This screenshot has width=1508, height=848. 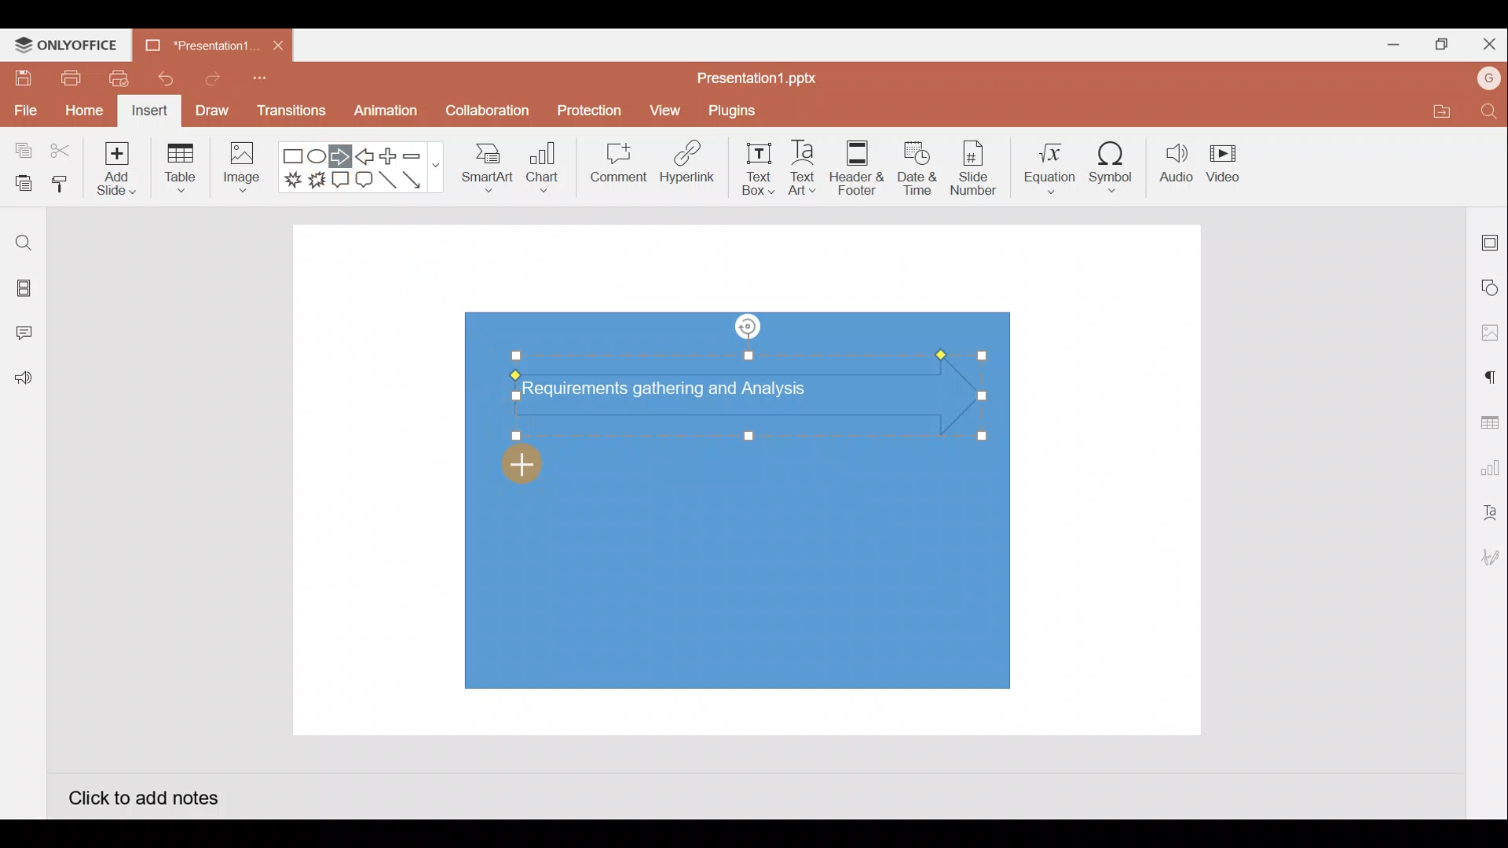 I want to click on Text box, so click(x=759, y=169).